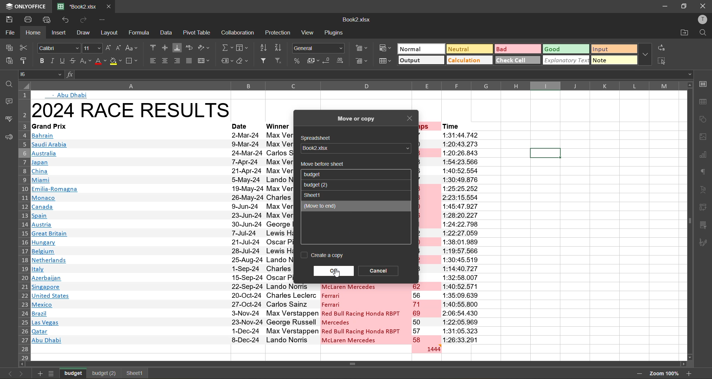  I want to click on cell address, so click(42, 74).